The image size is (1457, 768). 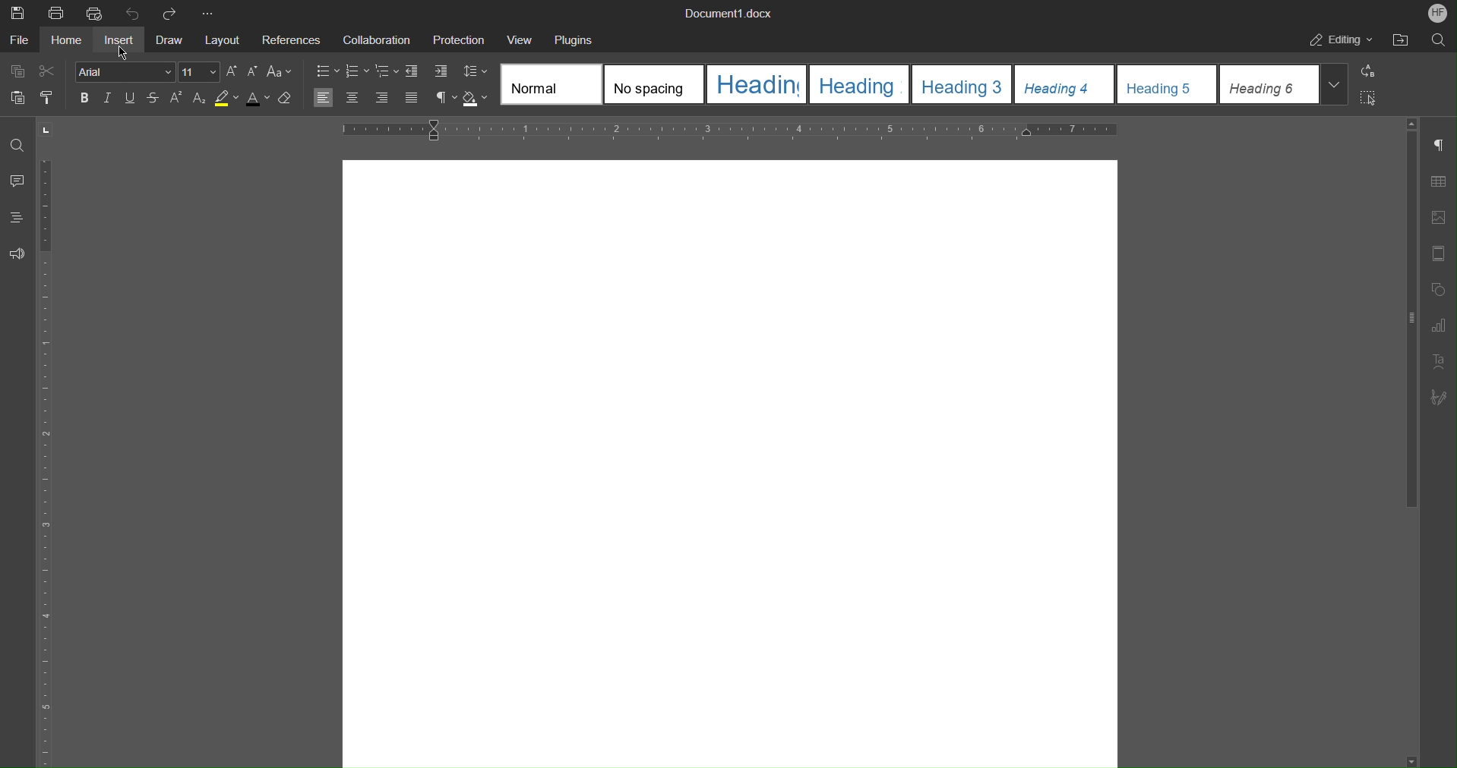 What do you see at coordinates (864, 85) in the screenshot?
I see `heading 2` at bounding box center [864, 85].